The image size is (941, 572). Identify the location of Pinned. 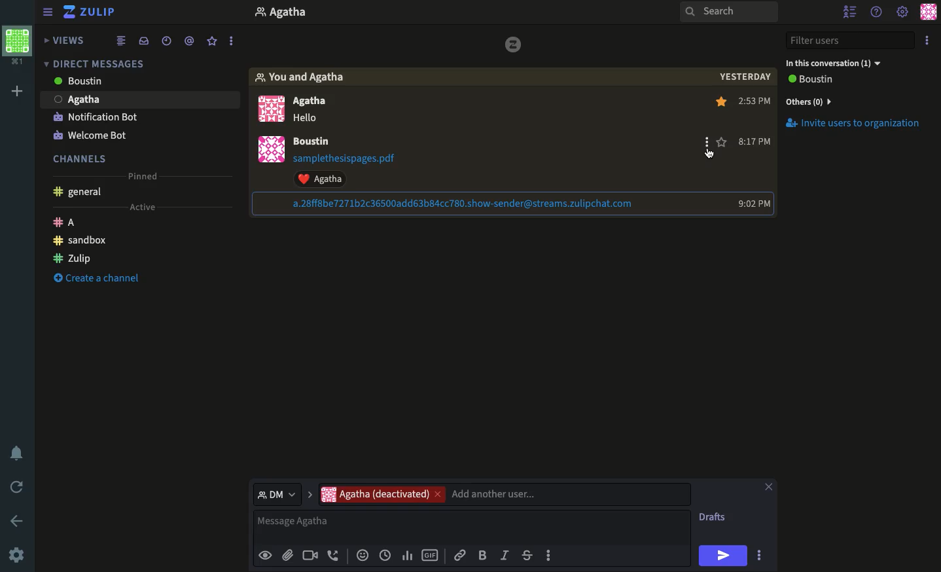
(147, 177).